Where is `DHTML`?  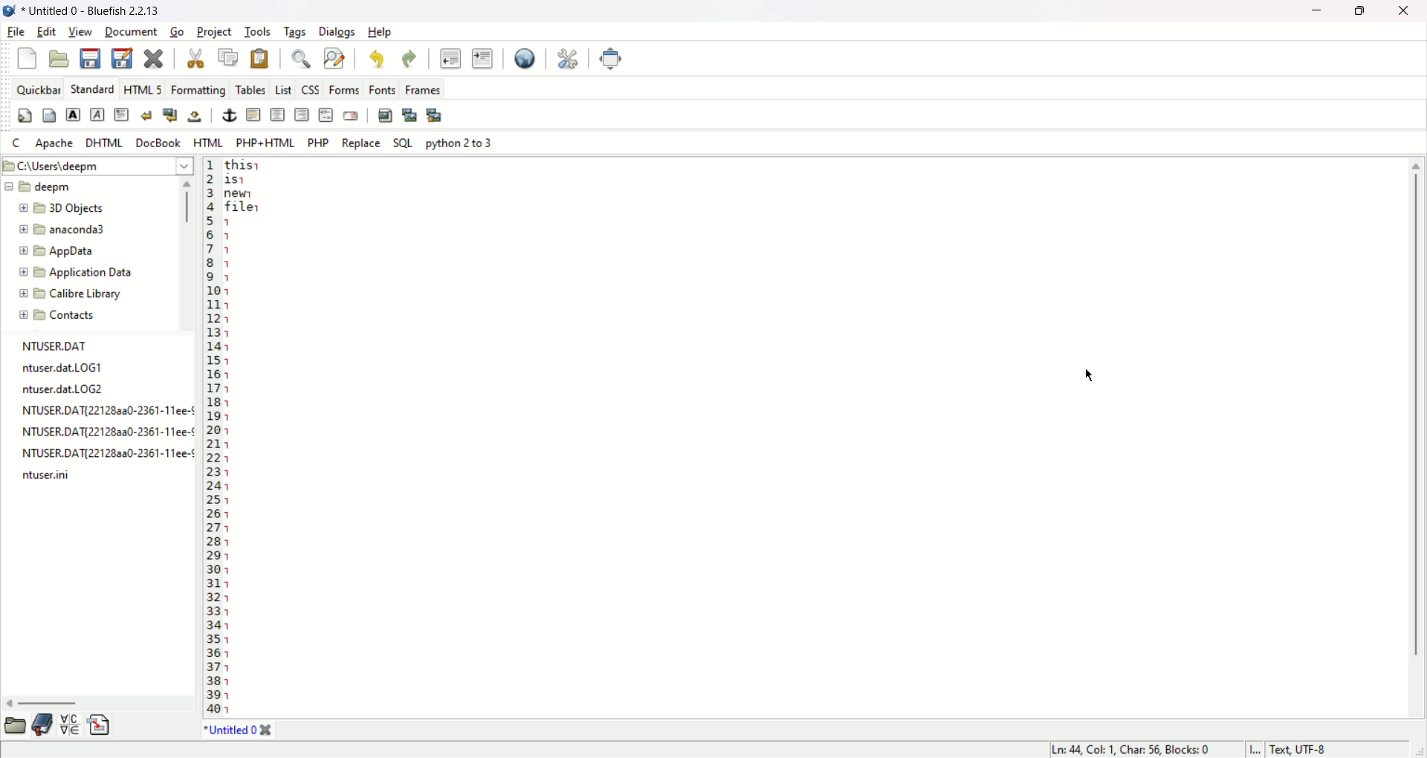
DHTML is located at coordinates (103, 142).